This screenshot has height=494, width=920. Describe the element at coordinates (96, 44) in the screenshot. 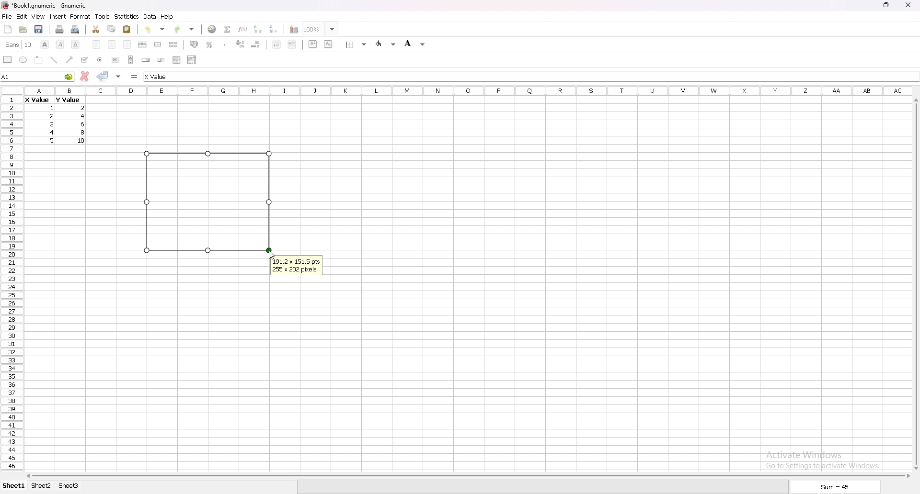

I see `left align` at that location.